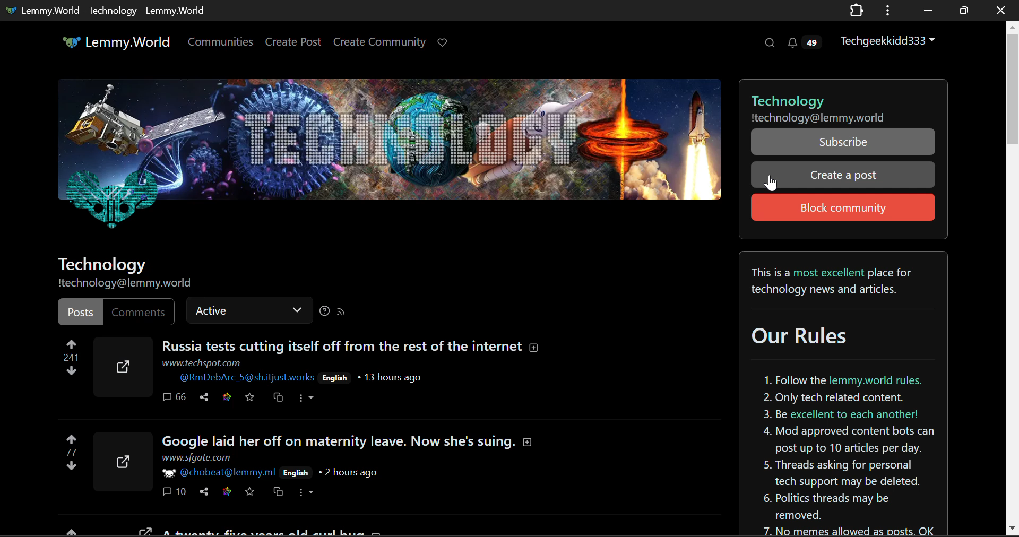 The height and width of the screenshot is (537, 1019). I want to click on Donate to Lemmy, so click(443, 44).